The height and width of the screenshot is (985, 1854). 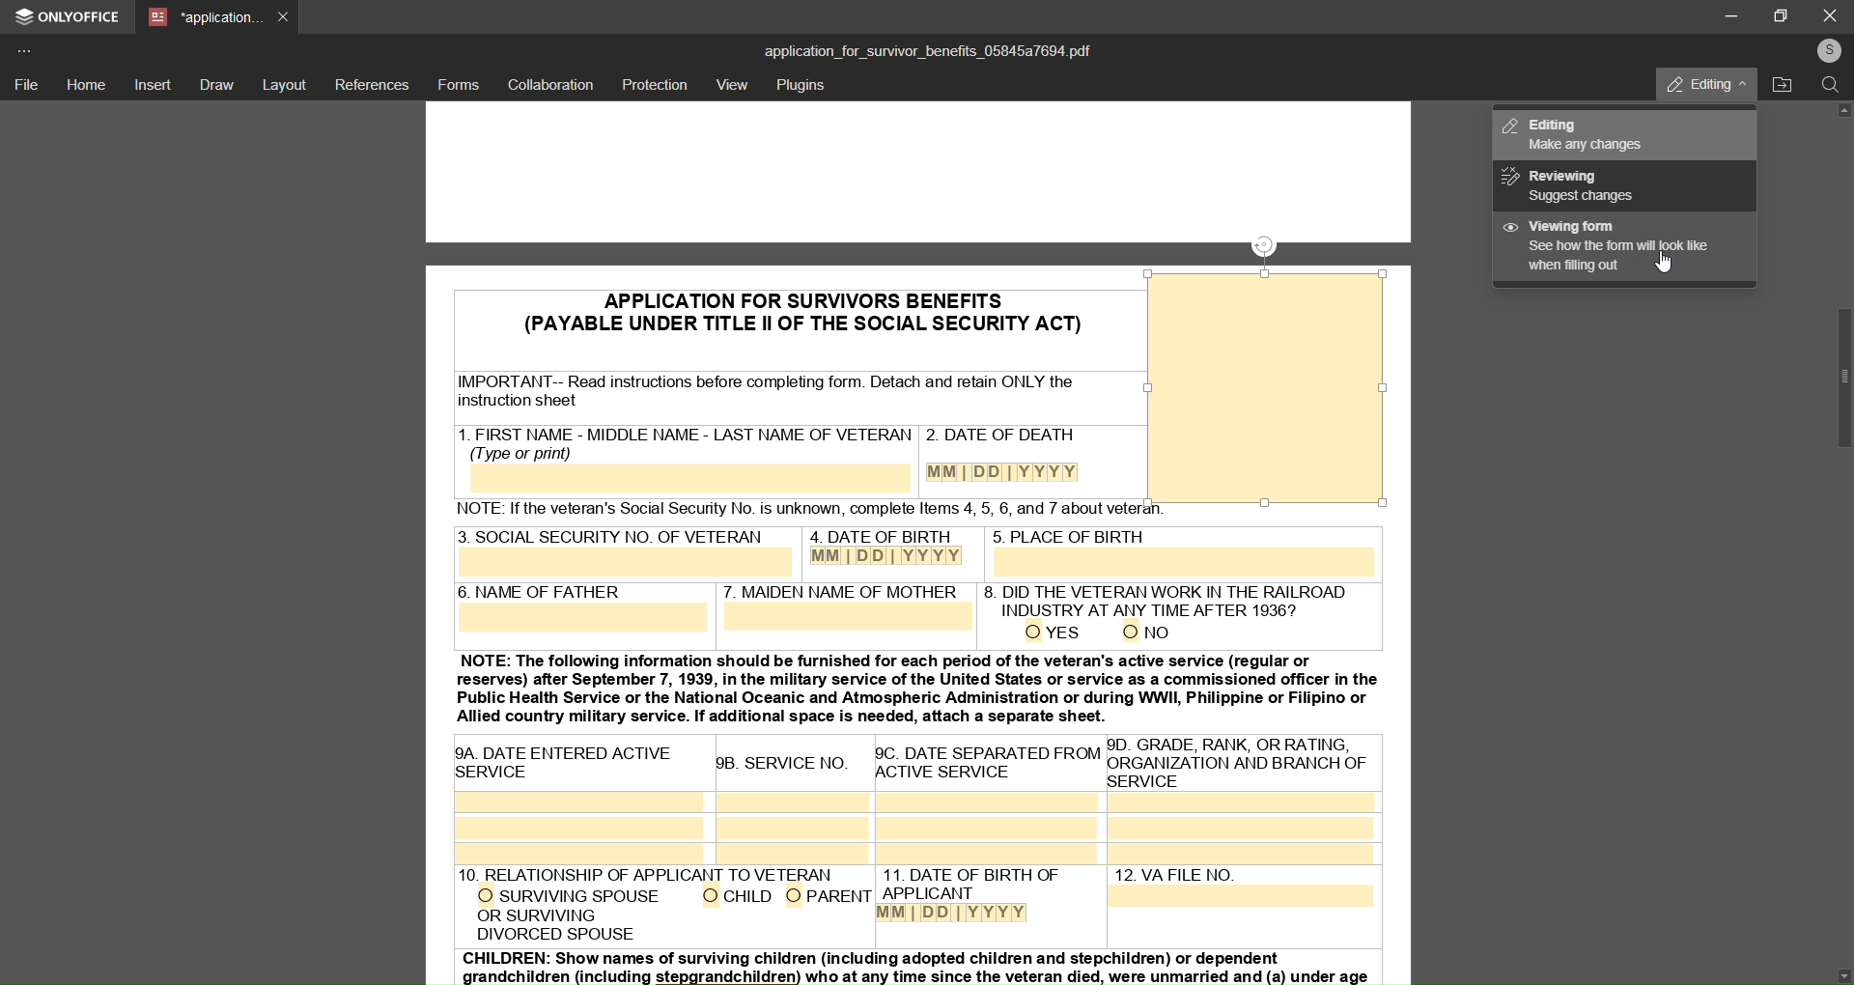 What do you see at coordinates (286, 83) in the screenshot?
I see `layout` at bounding box center [286, 83].